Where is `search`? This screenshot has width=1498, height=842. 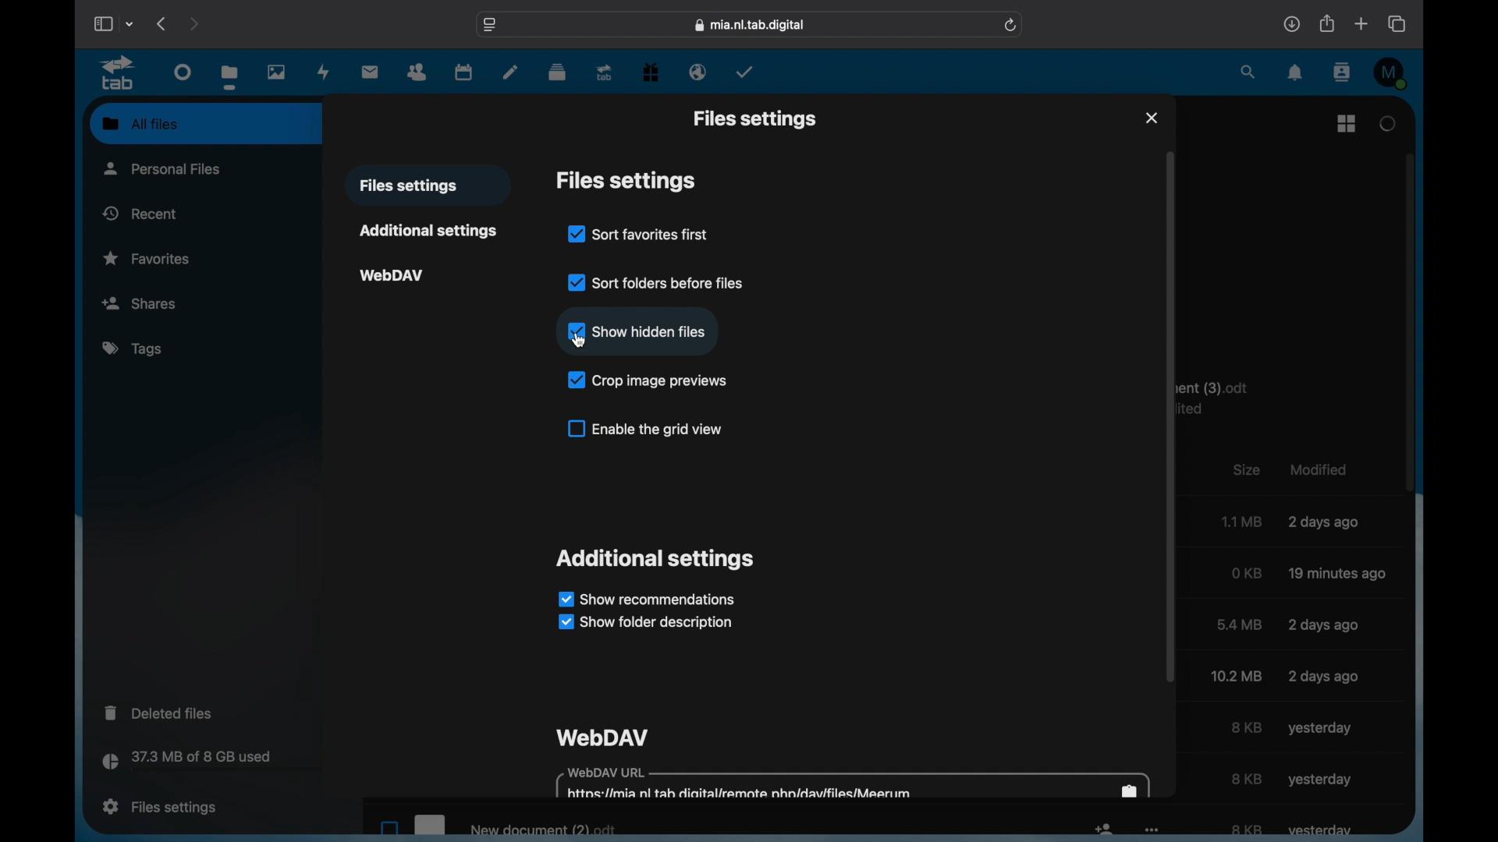 search is located at coordinates (1248, 73).